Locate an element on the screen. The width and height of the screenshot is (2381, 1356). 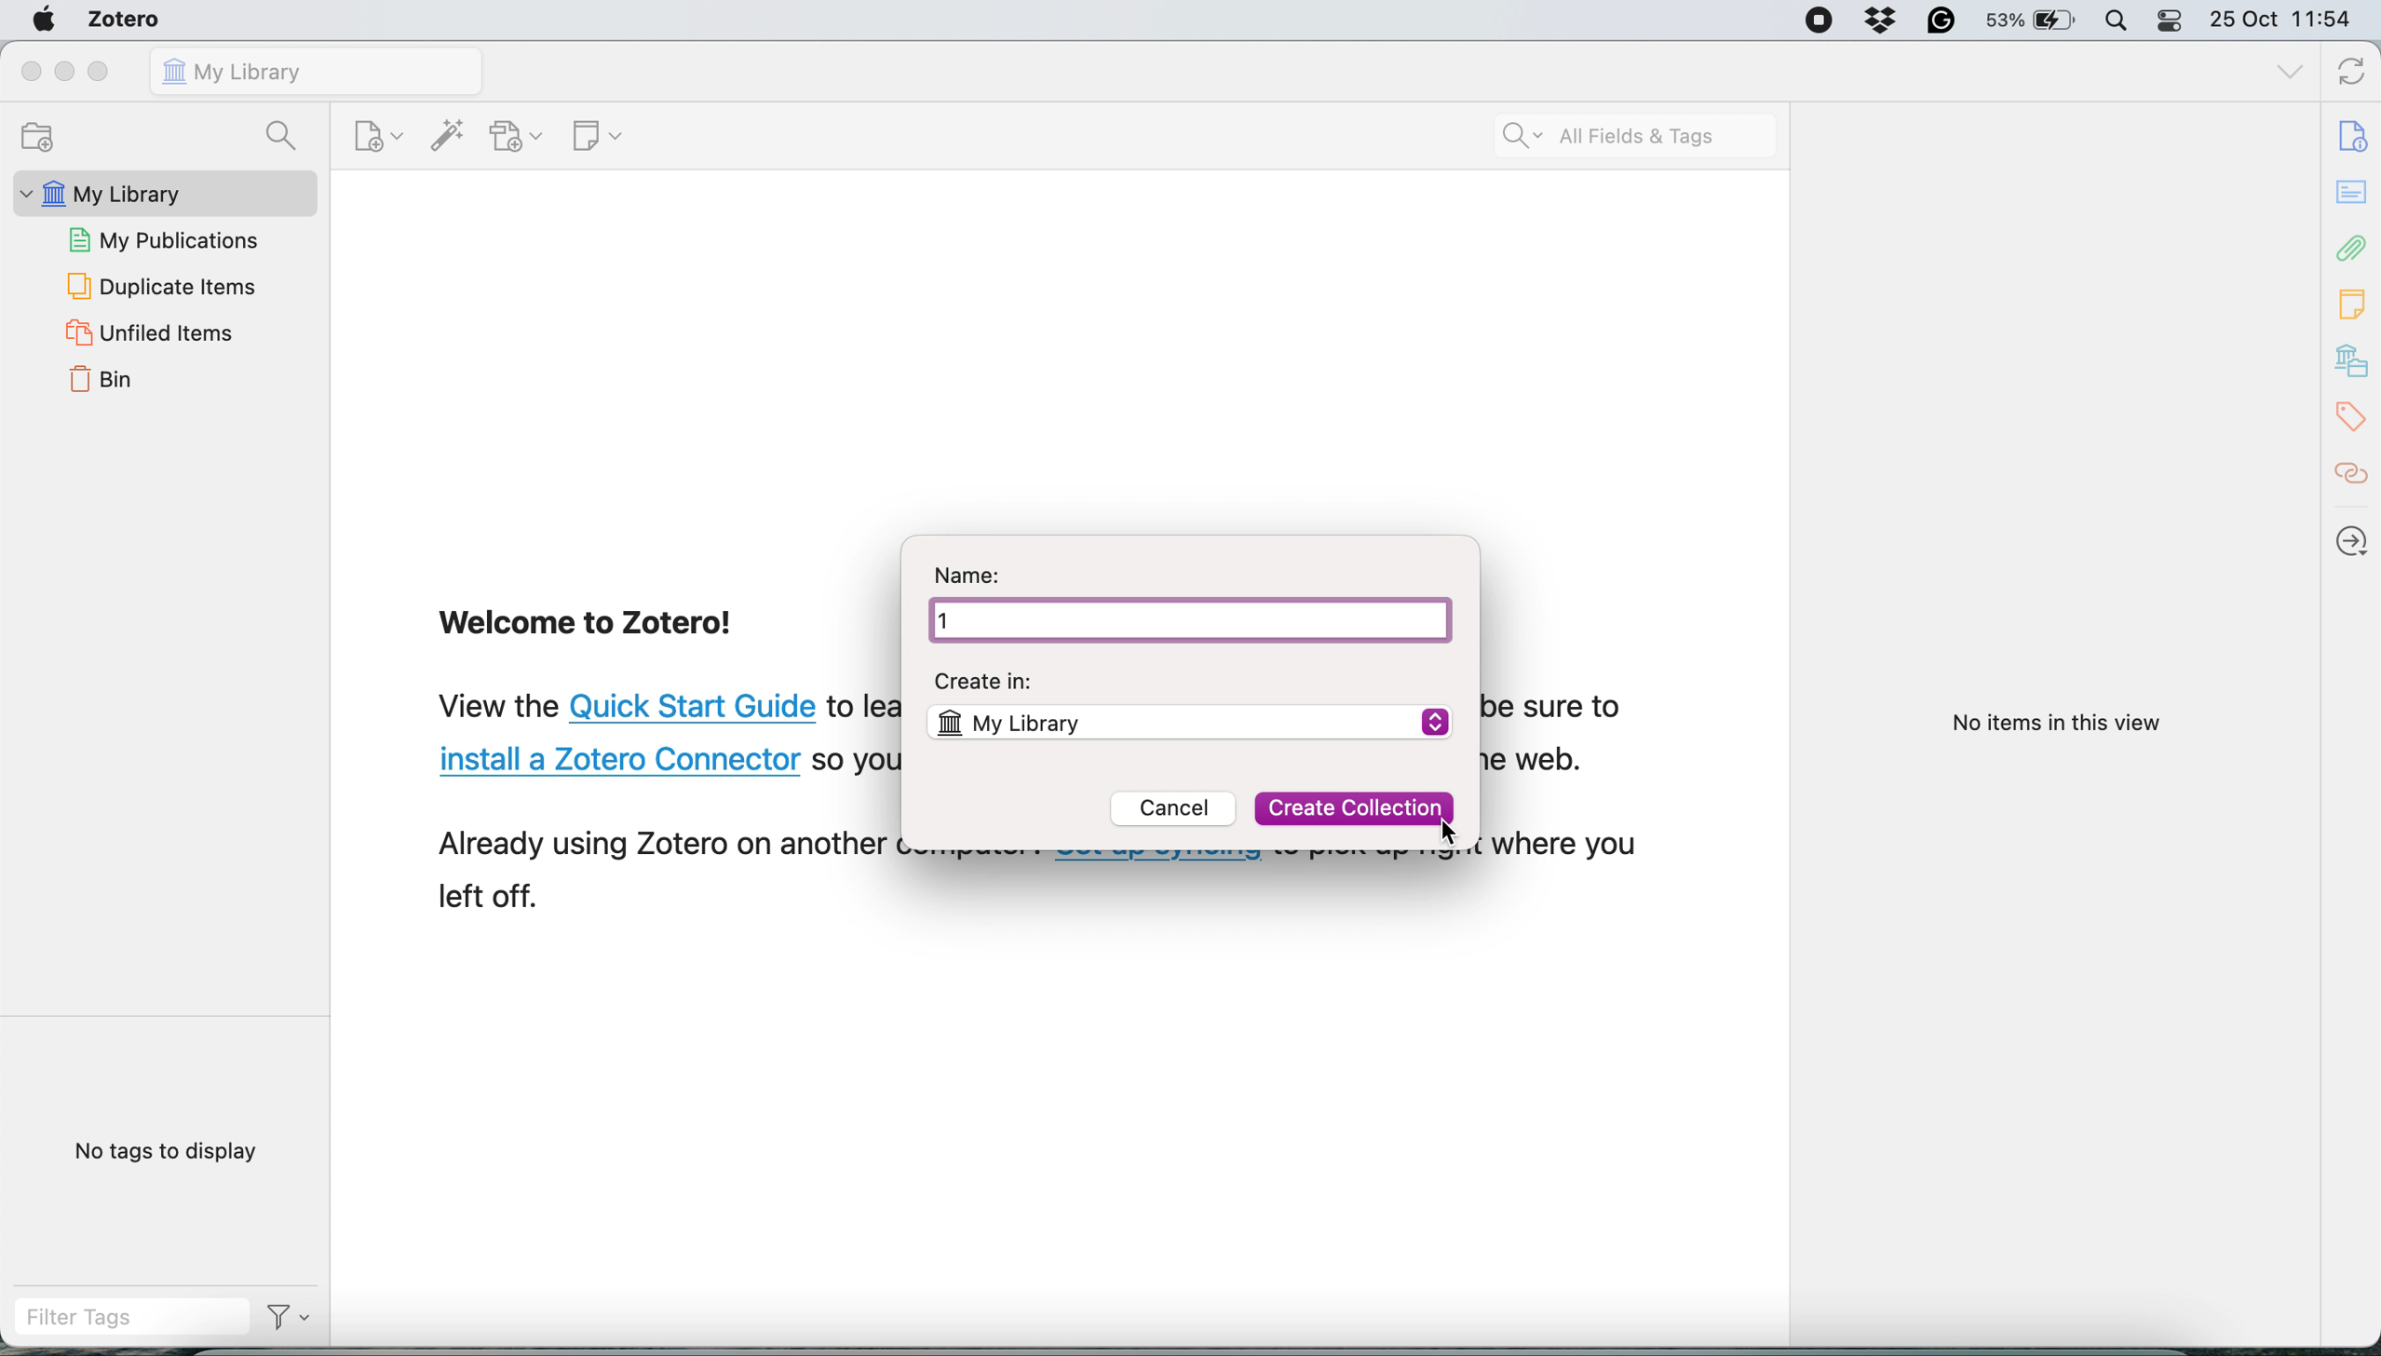
duplicate items is located at coordinates (161, 286).